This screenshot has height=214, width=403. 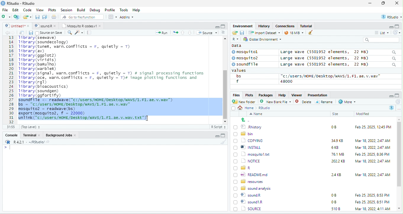 What do you see at coordinates (317, 95) in the screenshot?
I see `Presentation` at bounding box center [317, 95].